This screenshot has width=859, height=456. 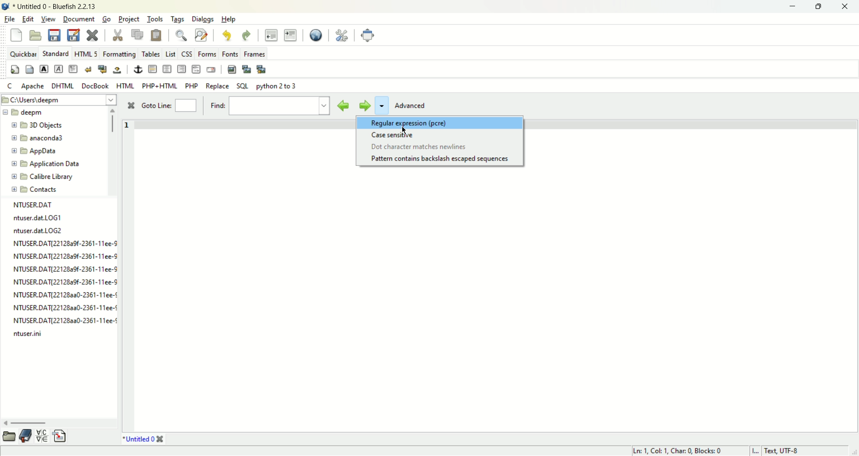 What do you see at coordinates (818, 7) in the screenshot?
I see `maximize` at bounding box center [818, 7].